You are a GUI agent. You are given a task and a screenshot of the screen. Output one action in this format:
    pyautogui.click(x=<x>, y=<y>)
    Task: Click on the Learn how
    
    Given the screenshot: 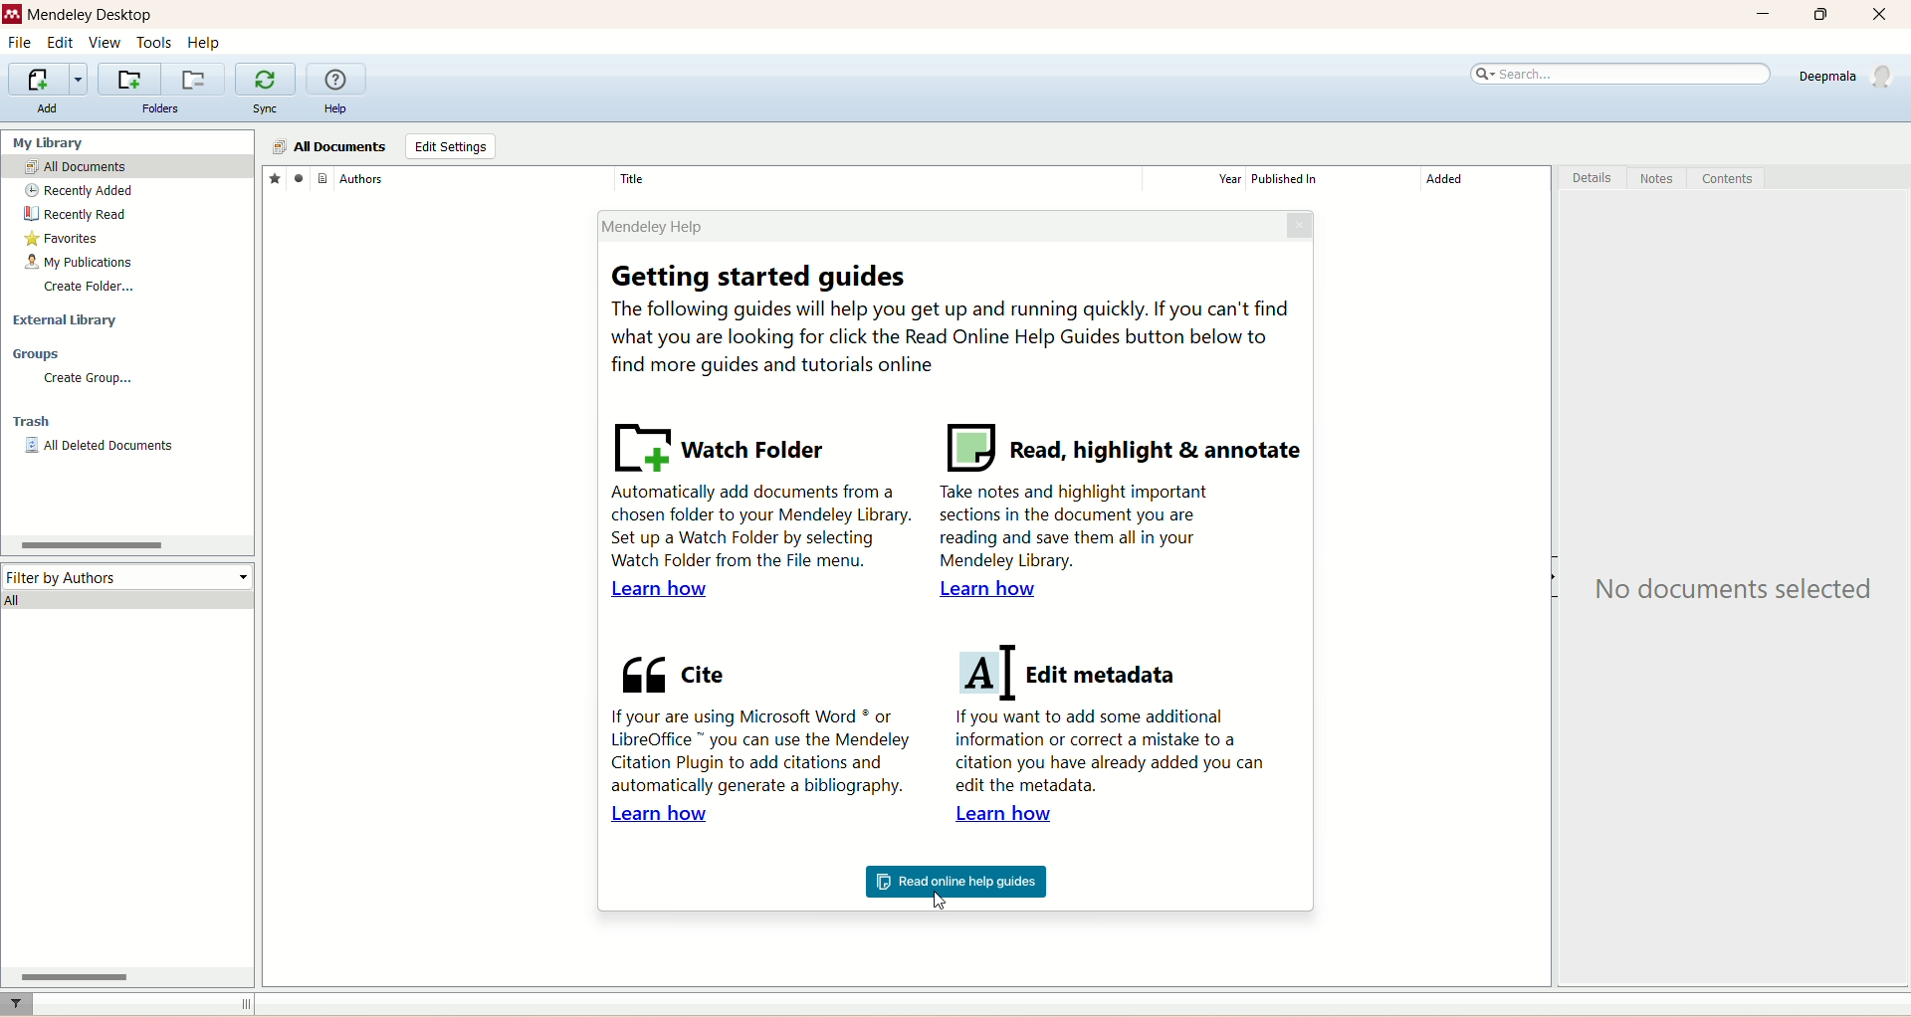 What is the action you would take?
    pyautogui.click(x=662, y=590)
    